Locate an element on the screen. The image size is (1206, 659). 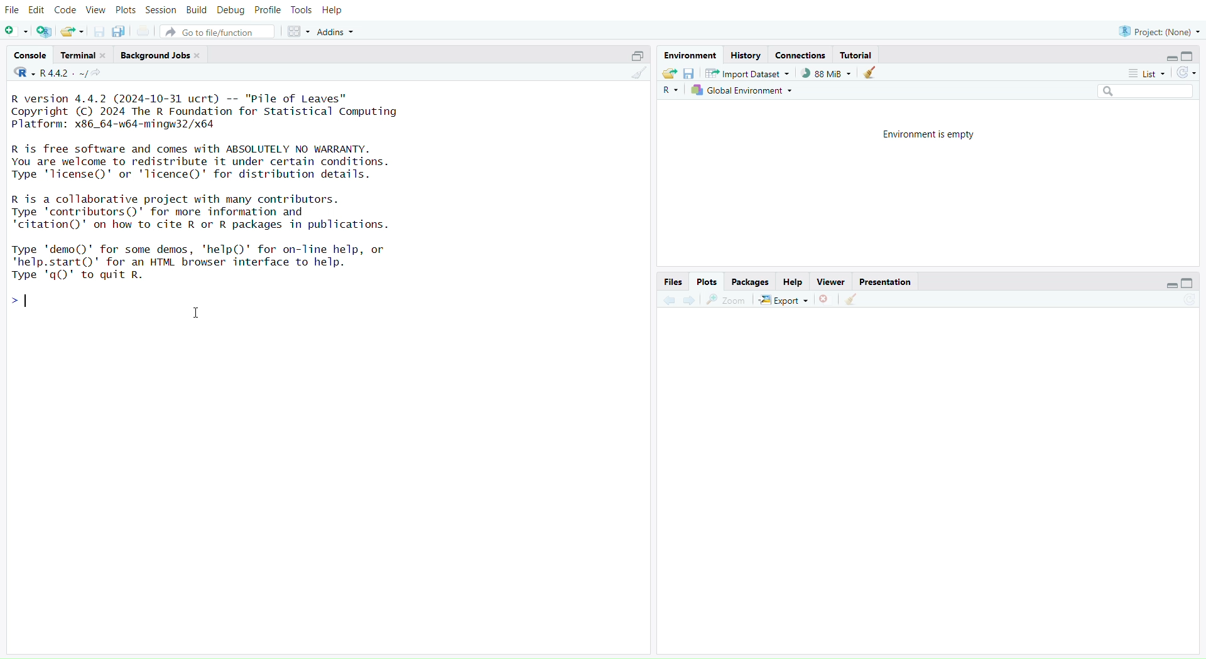
R is located at coordinates (669, 92).